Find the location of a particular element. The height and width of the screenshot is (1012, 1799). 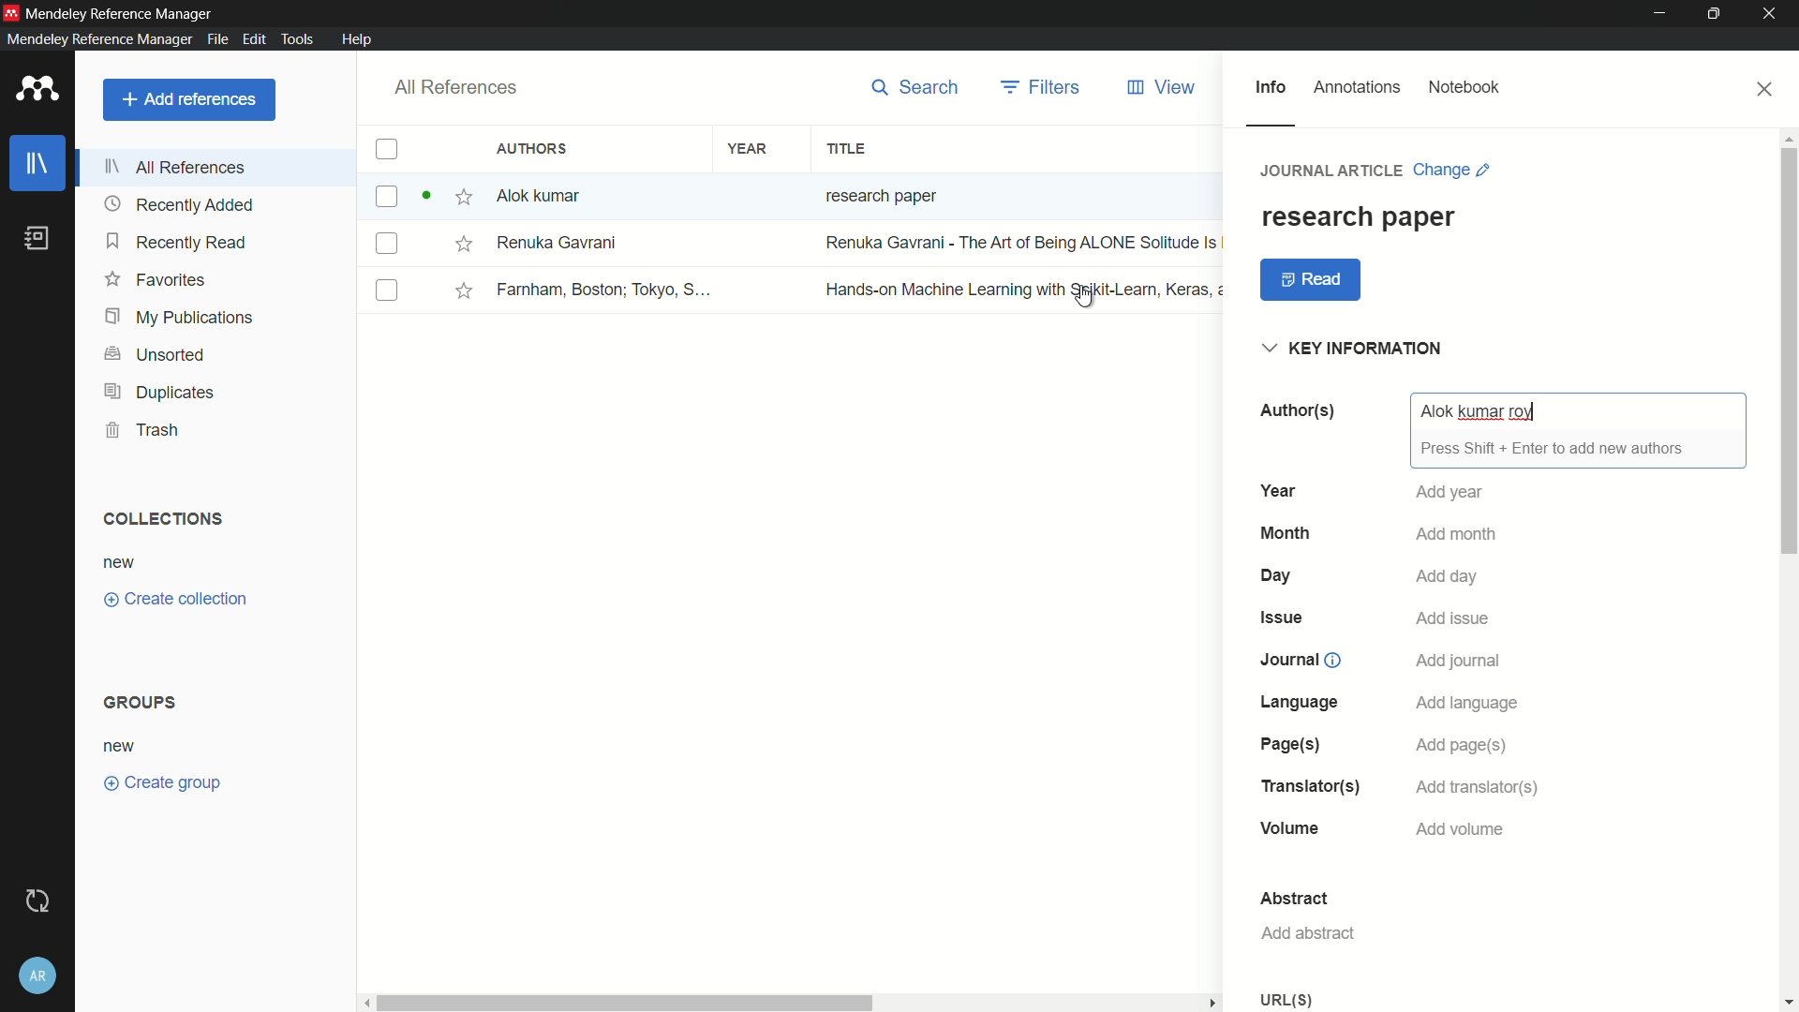

maximize is located at coordinates (1717, 14).